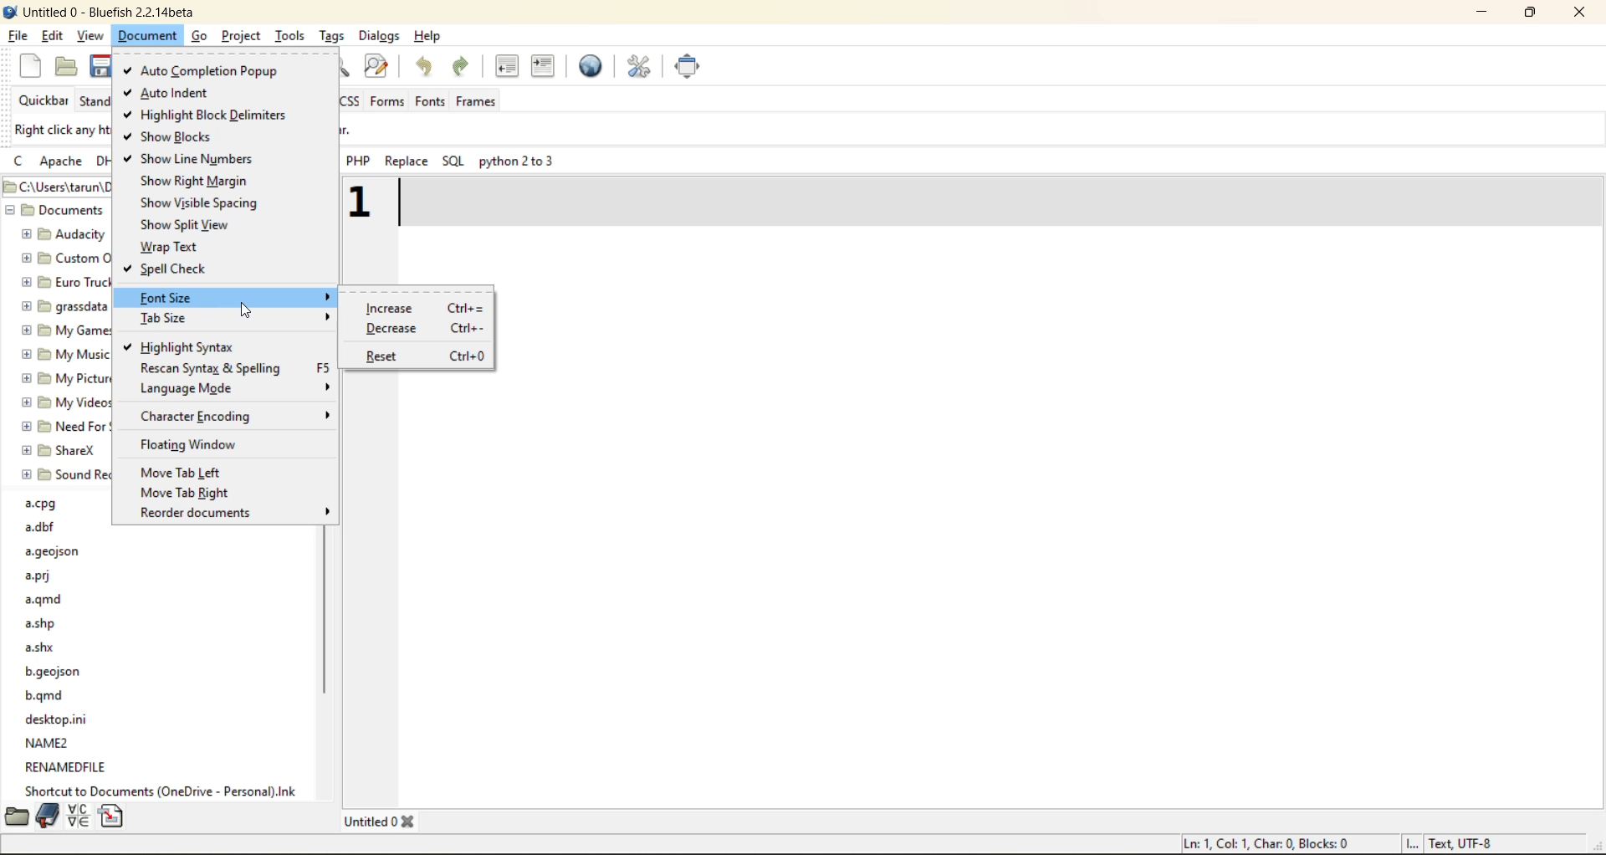 The width and height of the screenshot is (1606, 855). Describe the element at coordinates (171, 94) in the screenshot. I see `auto indent` at that location.